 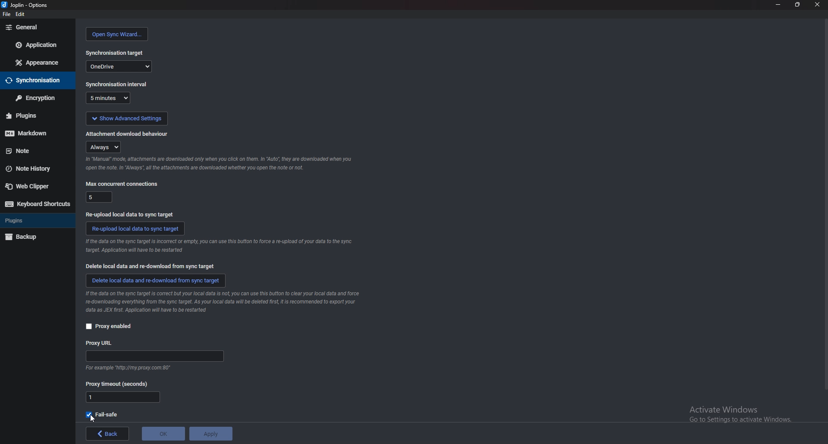 What do you see at coordinates (115, 52) in the screenshot?
I see `sync target` at bounding box center [115, 52].